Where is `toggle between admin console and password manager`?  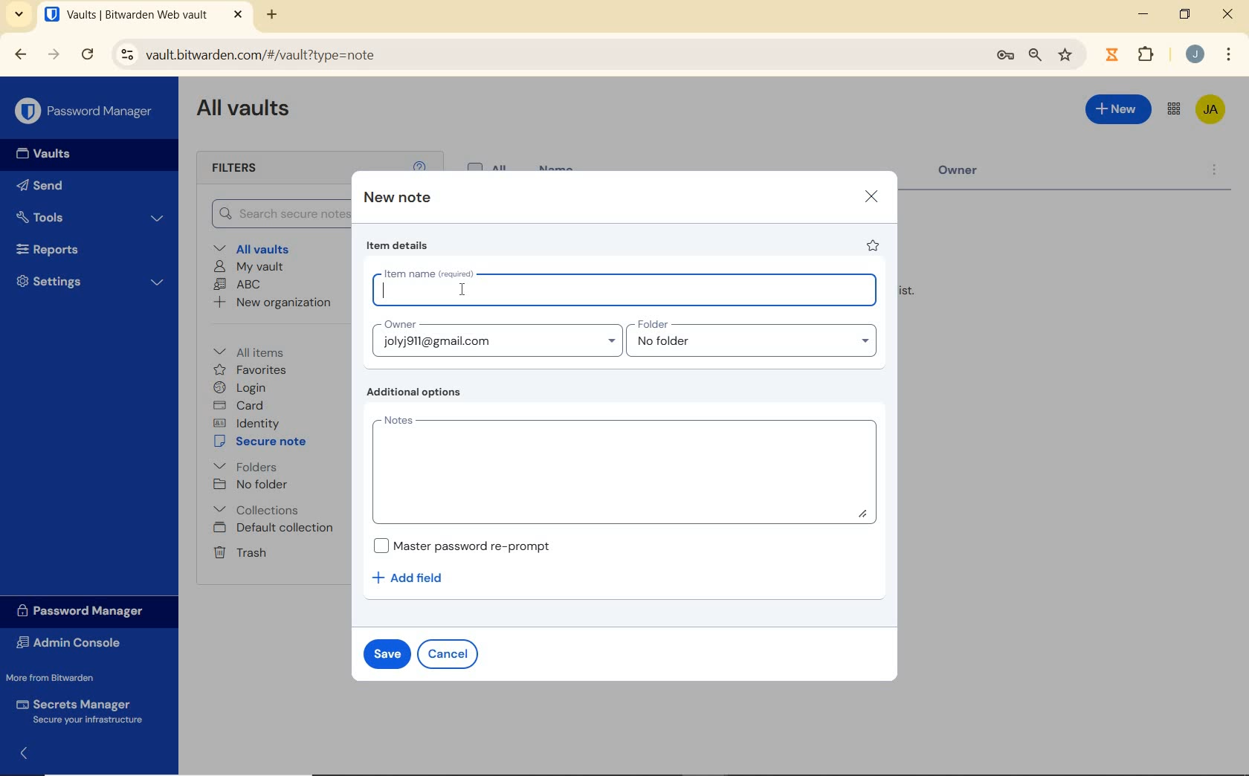 toggle between admin console and password manager is located at coordinates (1174, 110).